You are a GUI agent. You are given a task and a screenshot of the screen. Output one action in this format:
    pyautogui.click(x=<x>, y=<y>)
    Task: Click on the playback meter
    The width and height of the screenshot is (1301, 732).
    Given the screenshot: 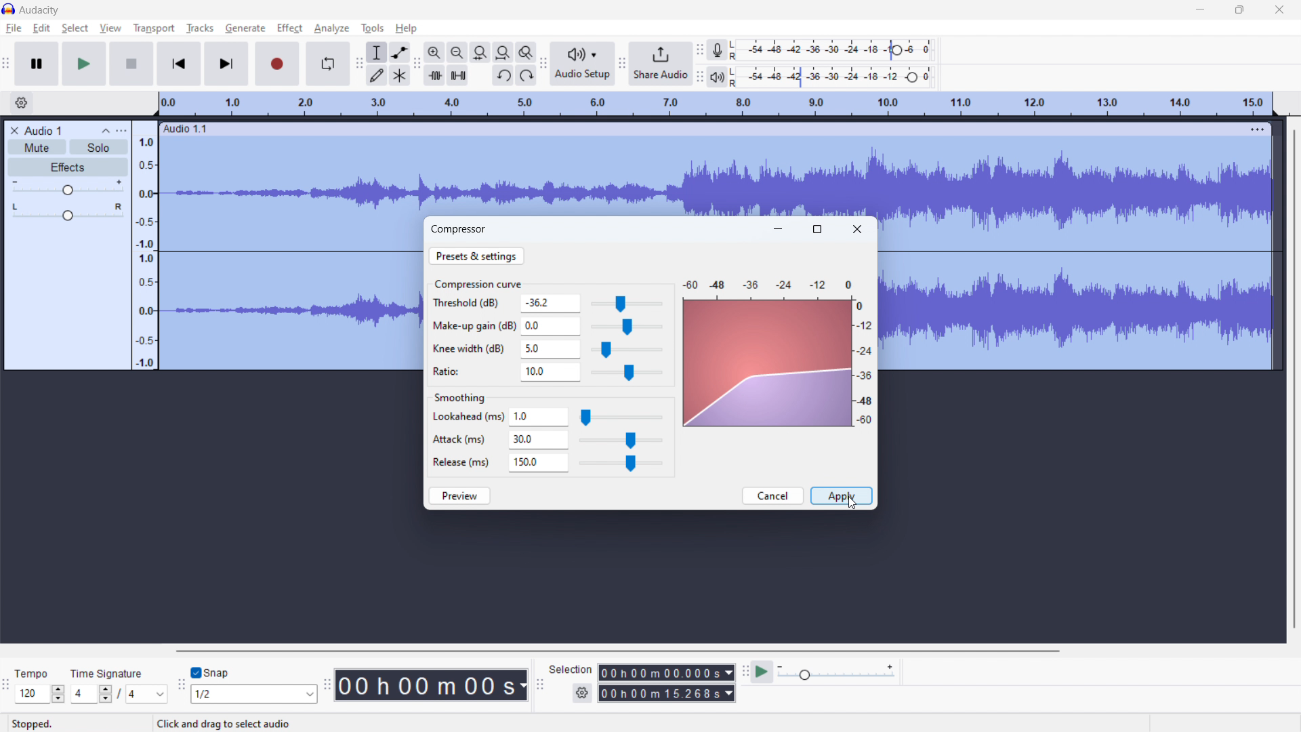 What is the action you would take?
    pyautogui.click(x=723, y=77)
    